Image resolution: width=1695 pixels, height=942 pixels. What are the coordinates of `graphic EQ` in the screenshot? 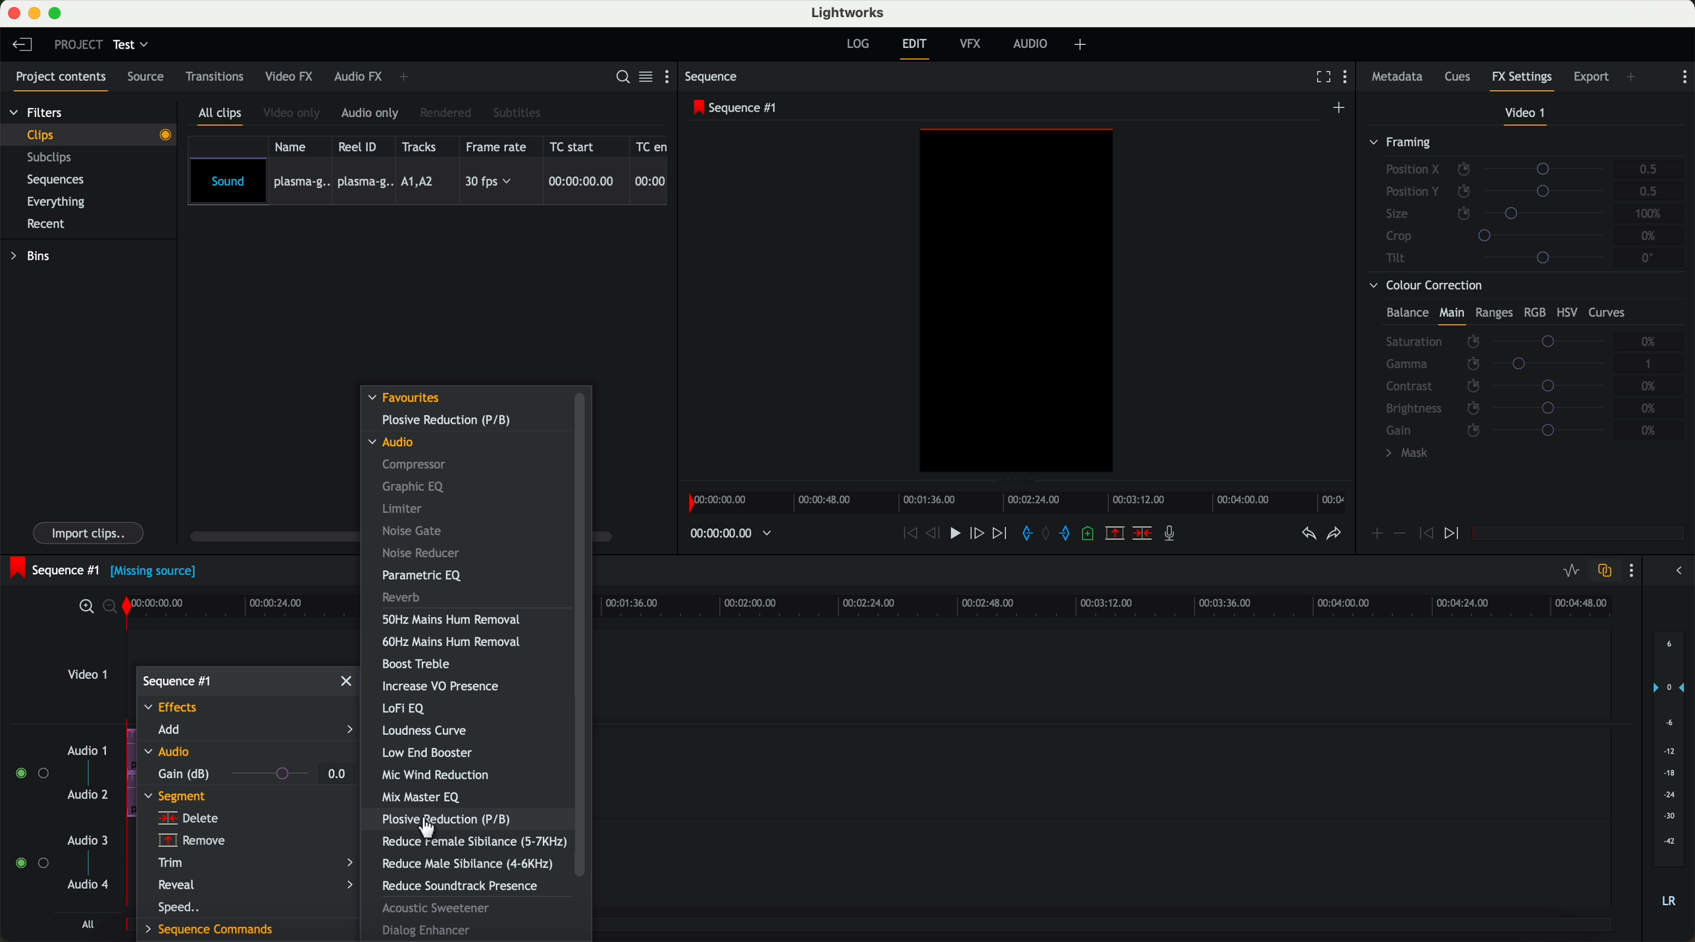 It's located at (410, 486).